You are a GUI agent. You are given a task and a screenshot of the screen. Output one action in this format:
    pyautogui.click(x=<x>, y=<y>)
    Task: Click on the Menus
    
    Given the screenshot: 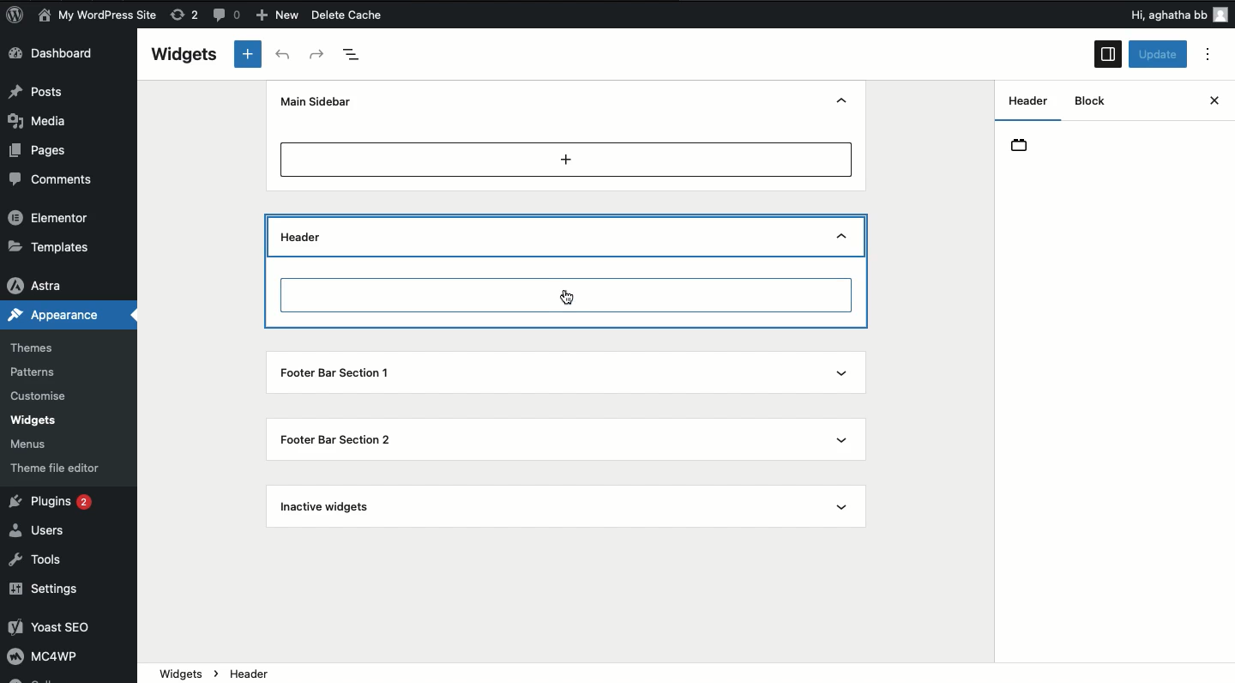 What is the action you would take?
    pyautogui.click(x=38, y=442)
    